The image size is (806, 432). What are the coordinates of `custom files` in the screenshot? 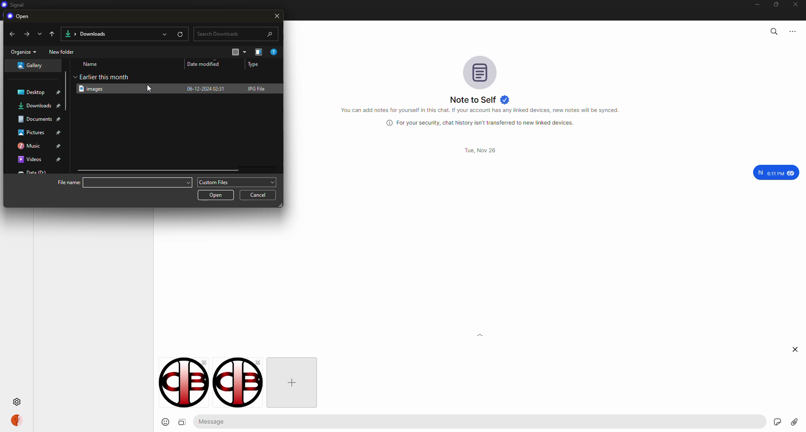 It's located at (216, 183).